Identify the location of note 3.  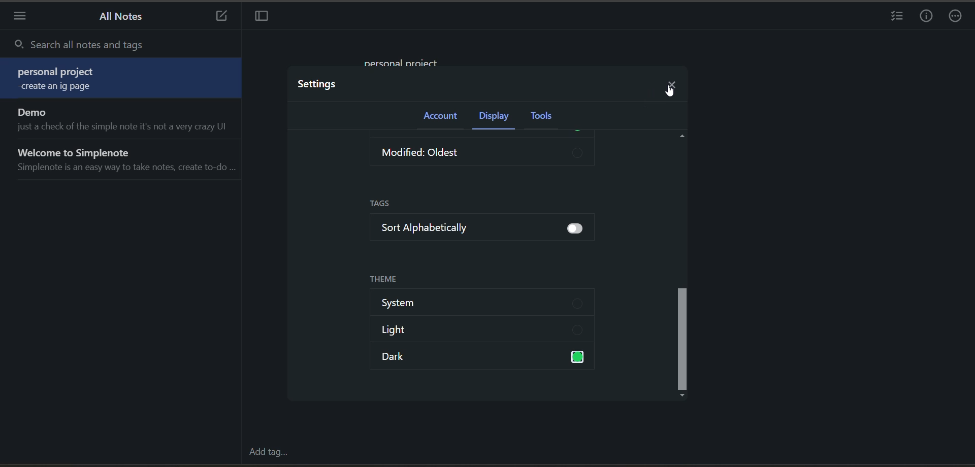
(124, 158).